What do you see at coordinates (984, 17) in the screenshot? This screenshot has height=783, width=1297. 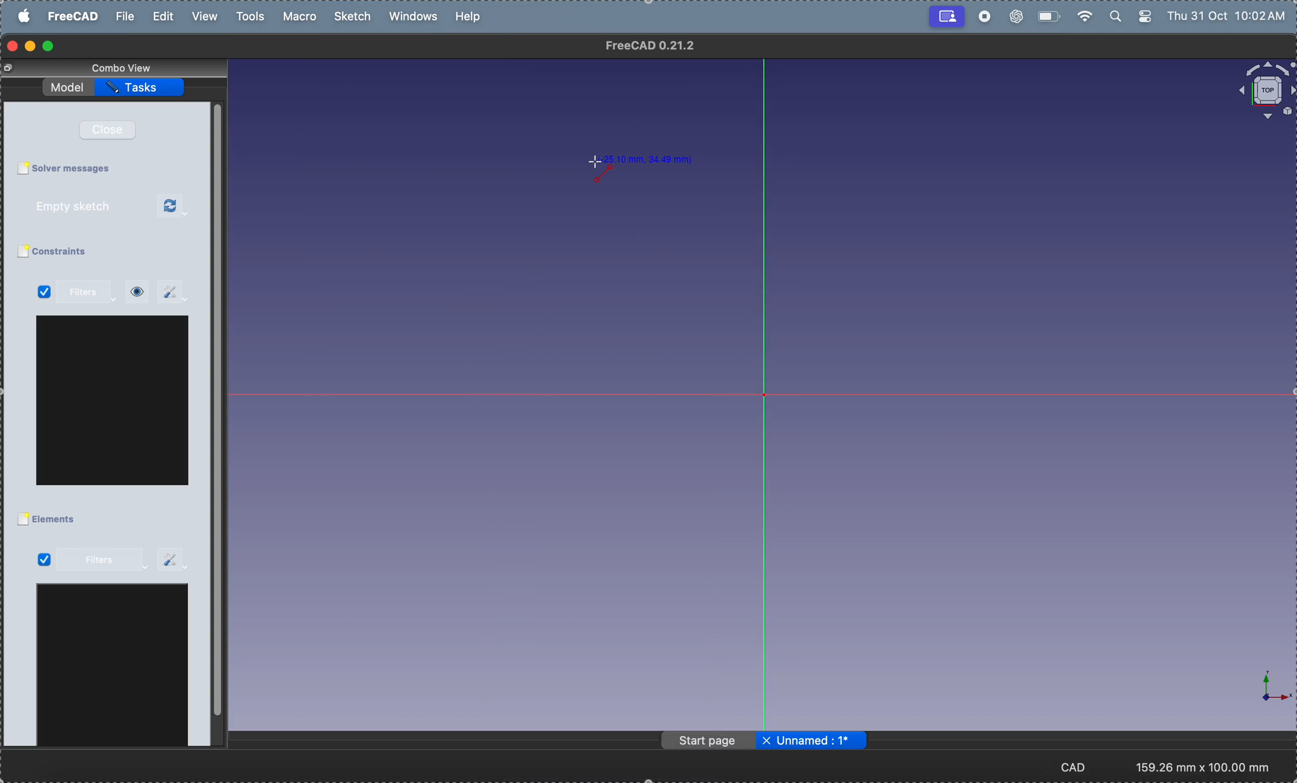 I see `record` at bounding box center [984, 17].